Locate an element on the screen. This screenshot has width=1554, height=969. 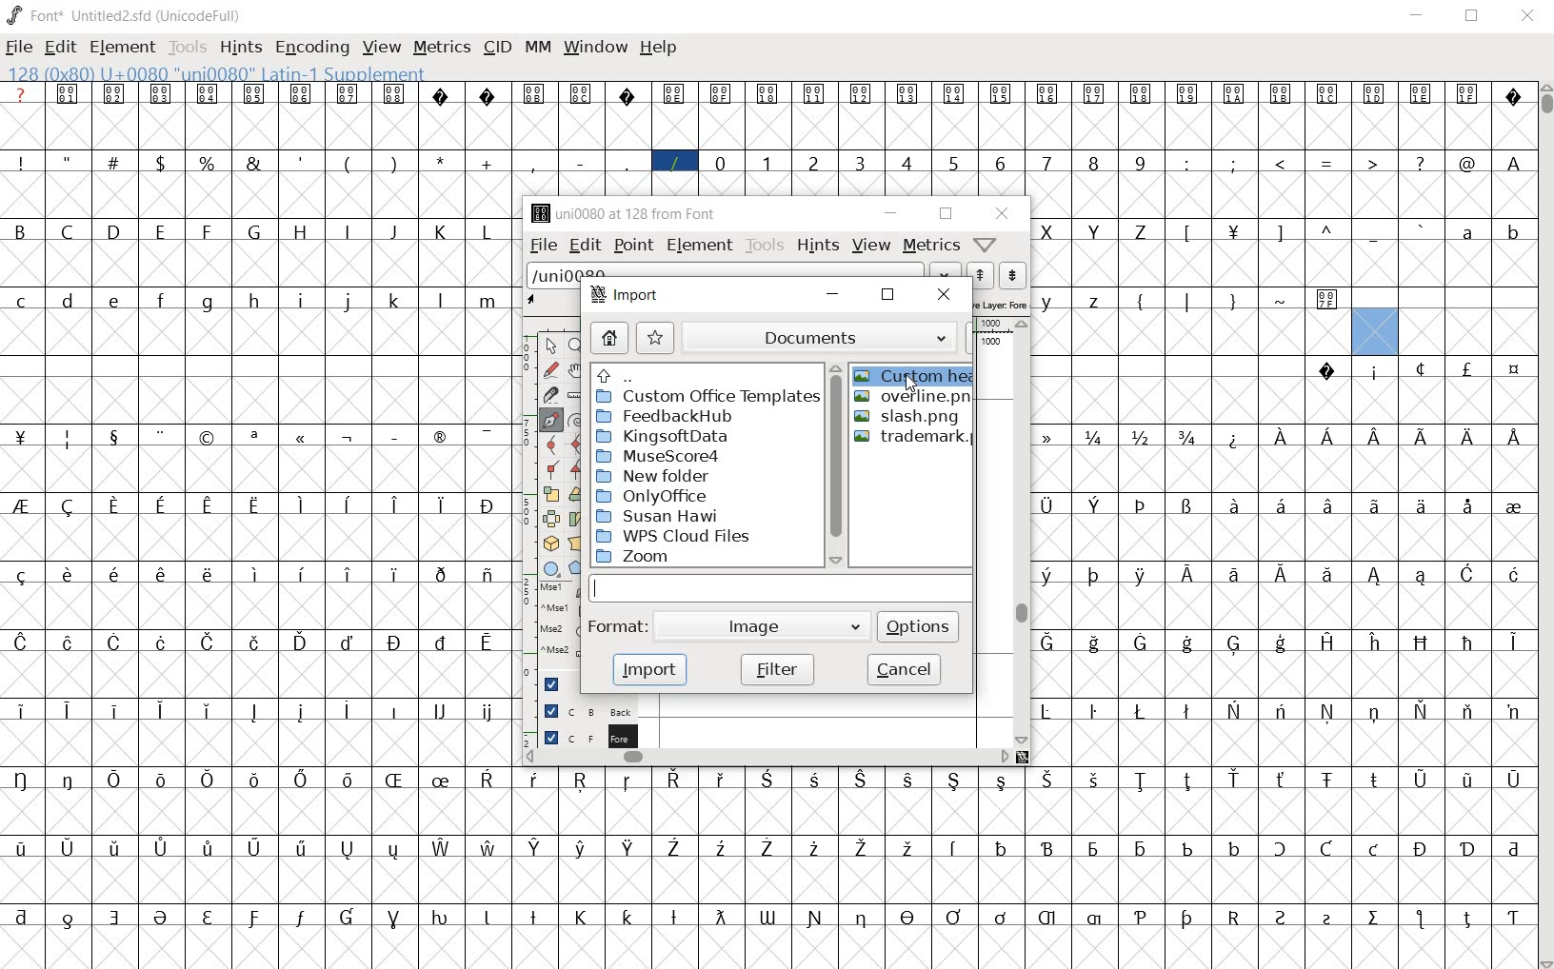
glyph is located at coordinates (1422, 576).